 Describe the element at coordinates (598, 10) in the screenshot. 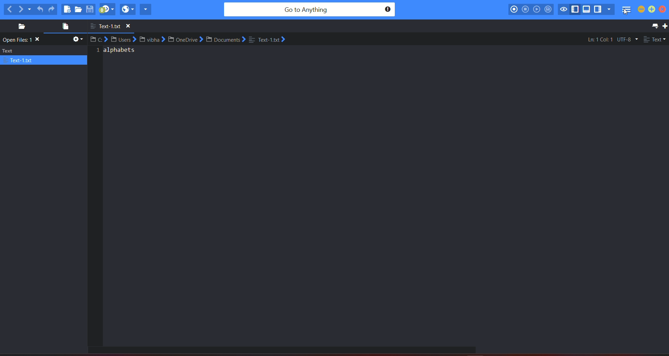

I see `show/hide right pane` at that location.